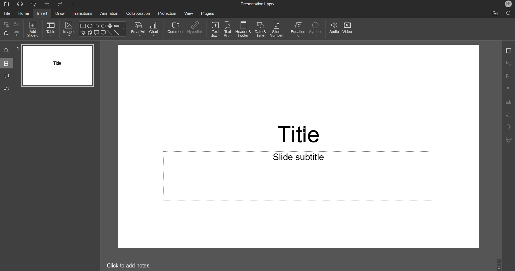  Describe the element at coordinates (6, 76) in the screenshot. I see `Comment` at that location.